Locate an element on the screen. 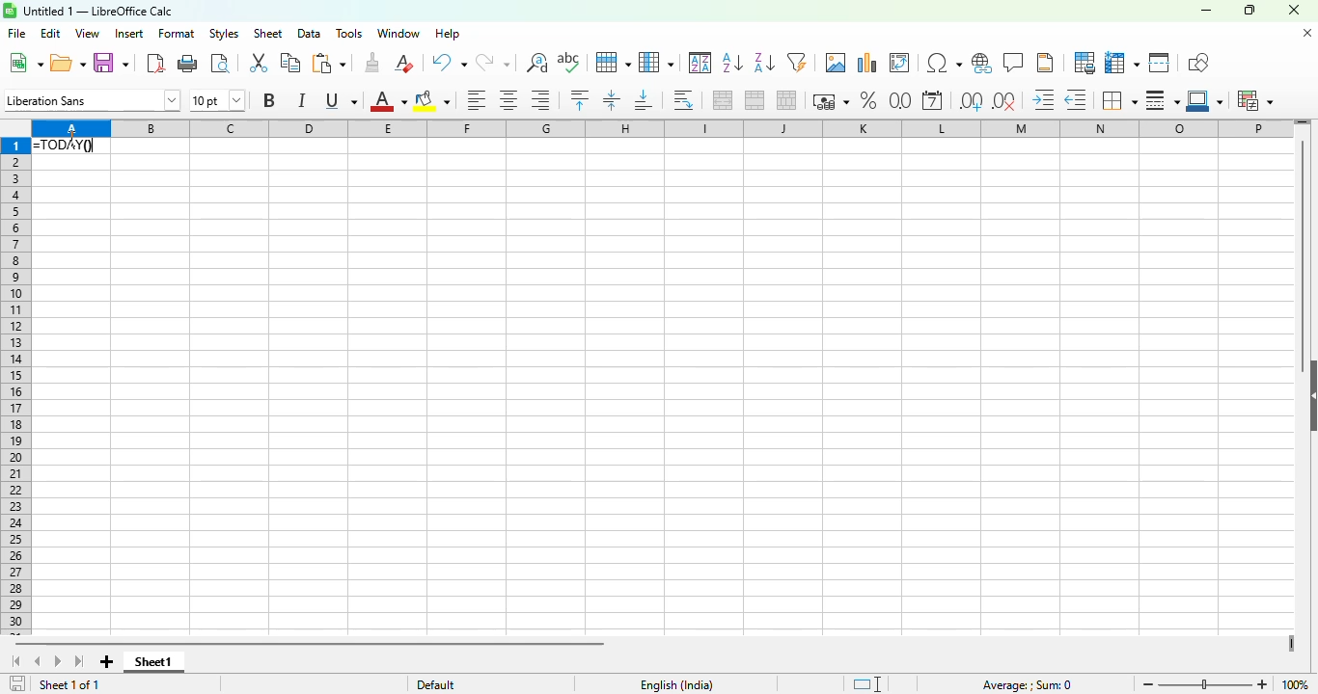 This screenshot has height=694, width=1318. sort descending is located at coordinates (763, 64).